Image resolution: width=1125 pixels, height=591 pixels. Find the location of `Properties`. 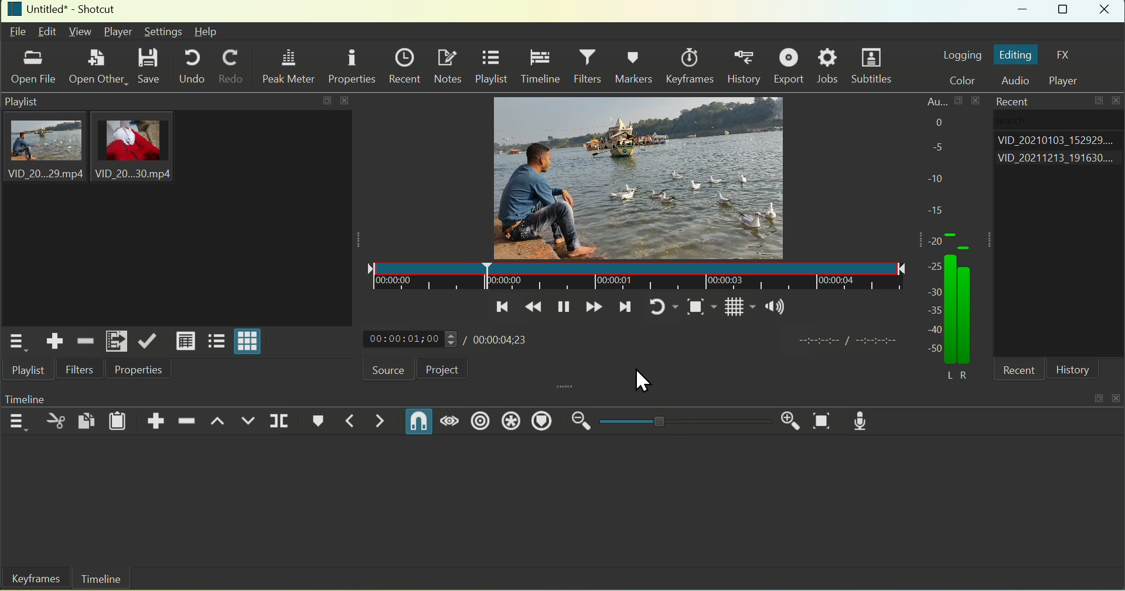

Properties is located at coordinates (137, 370).